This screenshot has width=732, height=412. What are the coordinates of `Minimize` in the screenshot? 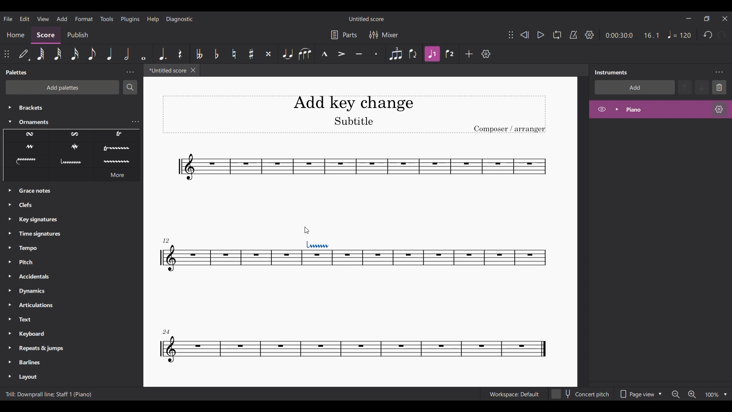 It's located at (689, 18).